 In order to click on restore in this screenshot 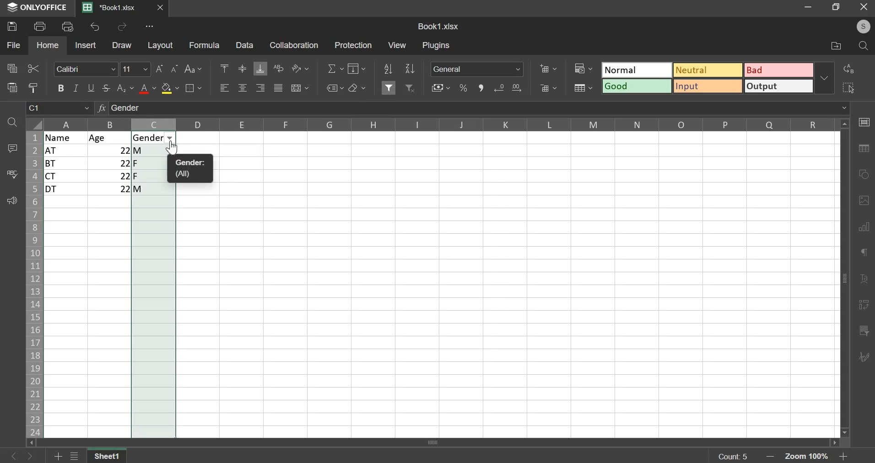, I will do `click(838, 8)`.